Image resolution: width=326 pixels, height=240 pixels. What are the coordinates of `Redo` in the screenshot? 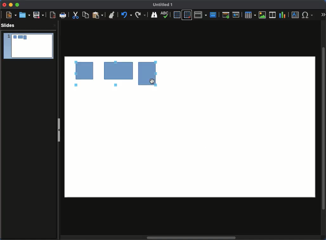 It's located at (126, 15).